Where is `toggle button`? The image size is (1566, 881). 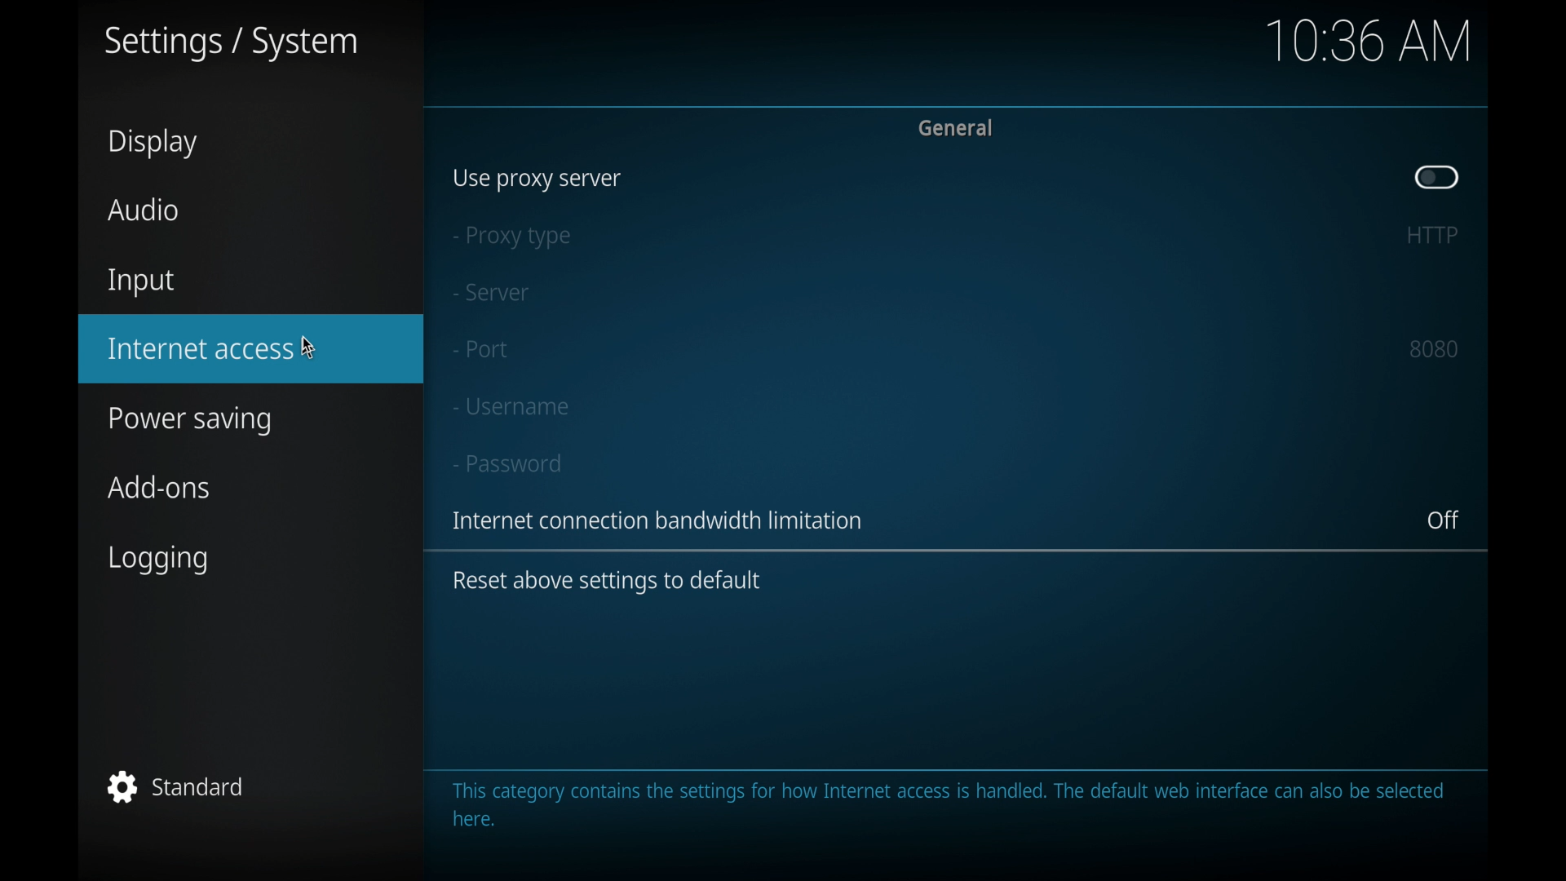 toggle button is located at coordinates (1437, 177).